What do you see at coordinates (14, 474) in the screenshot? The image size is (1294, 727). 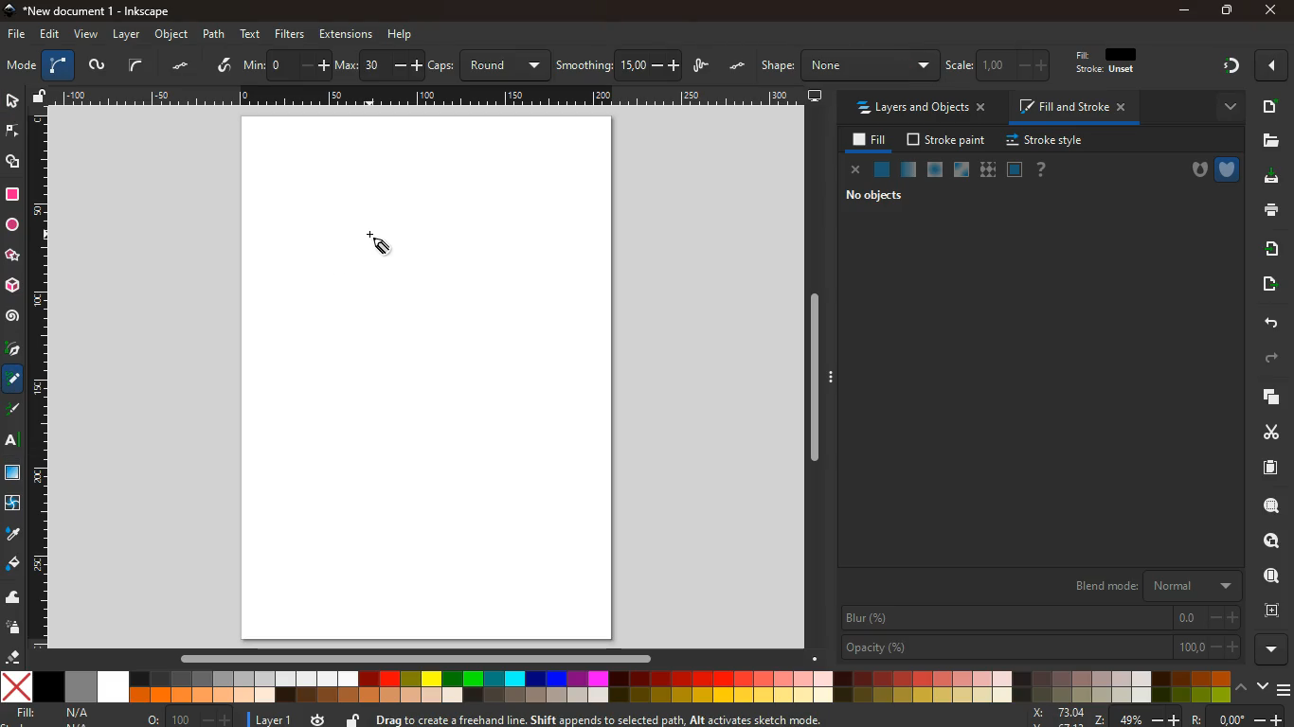 I see `imaage` at bounding box center [14, 474].